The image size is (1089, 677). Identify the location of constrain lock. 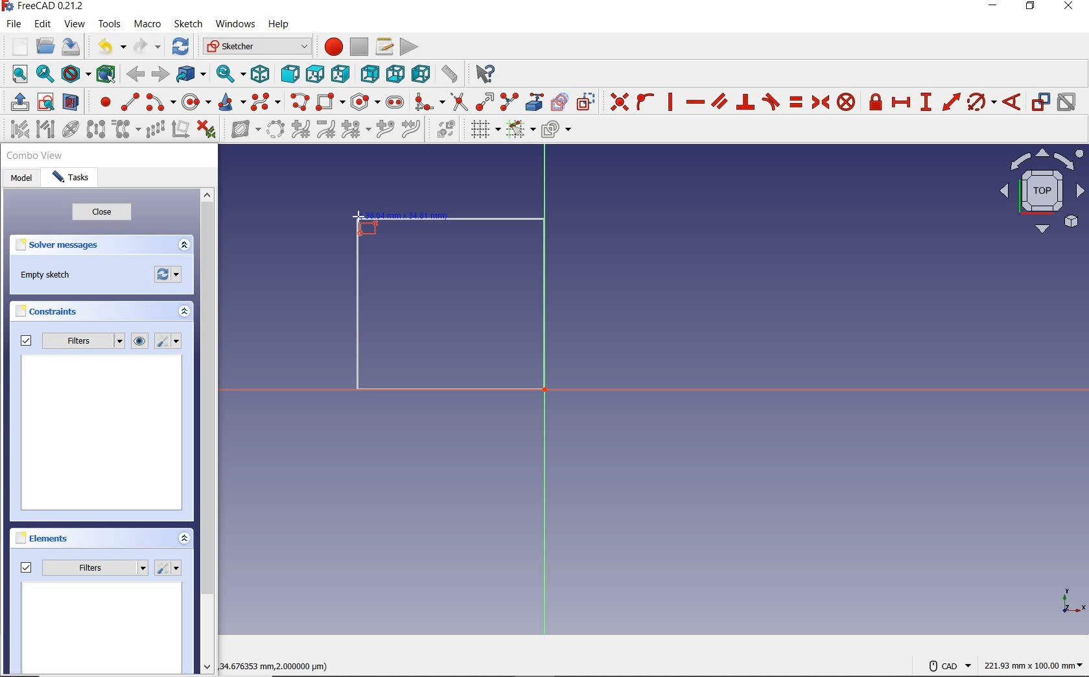
(876, 102).